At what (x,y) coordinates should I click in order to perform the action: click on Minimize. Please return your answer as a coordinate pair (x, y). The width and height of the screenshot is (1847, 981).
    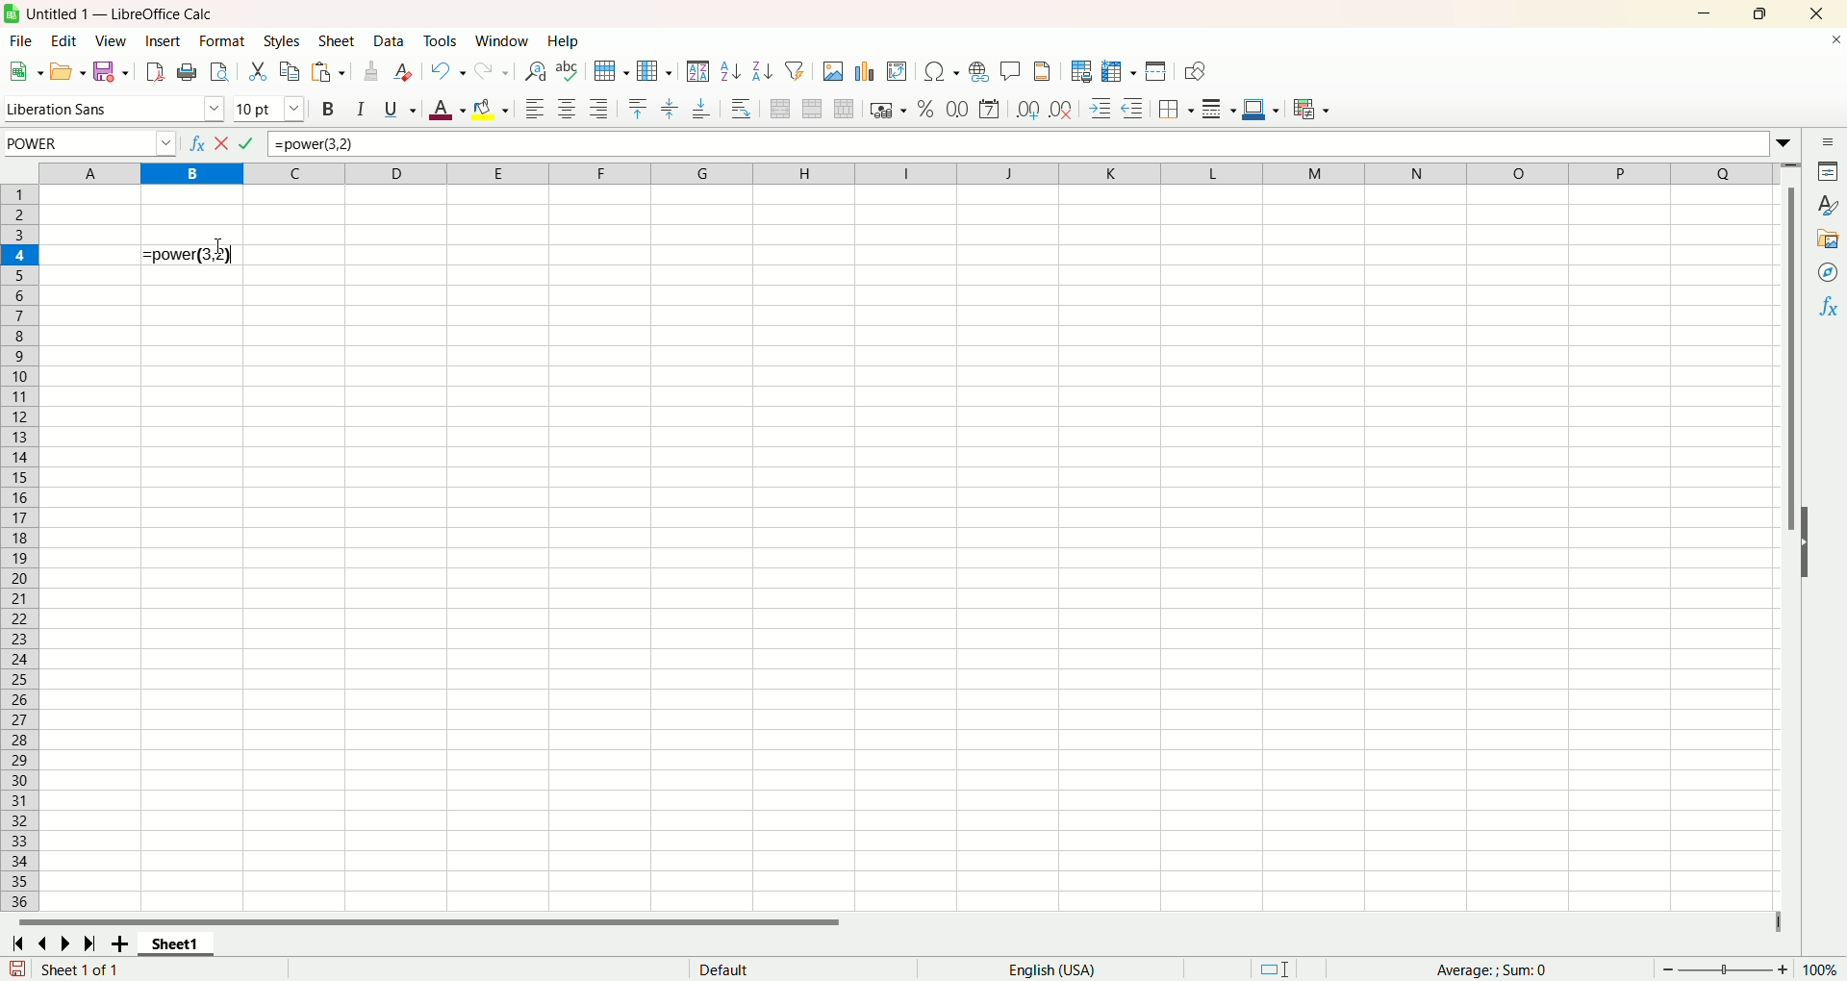
    Looking at the image, I should click on (1708, 14).